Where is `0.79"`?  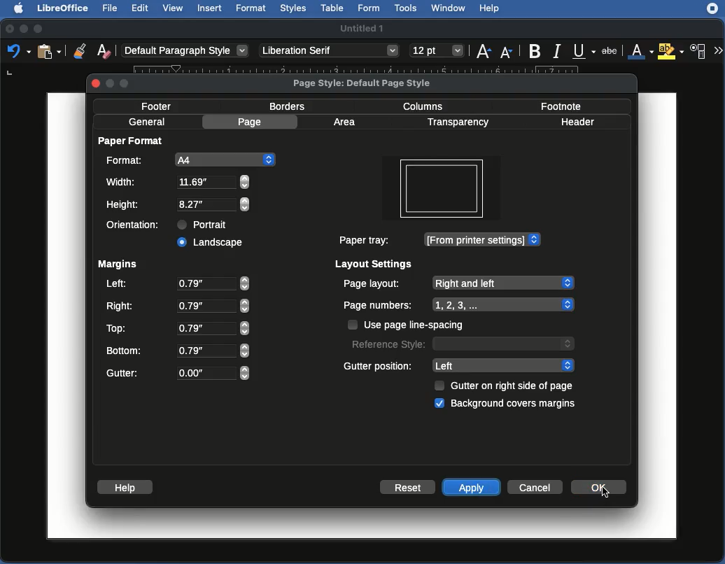 0.79" is located at coordinates (213, 350).